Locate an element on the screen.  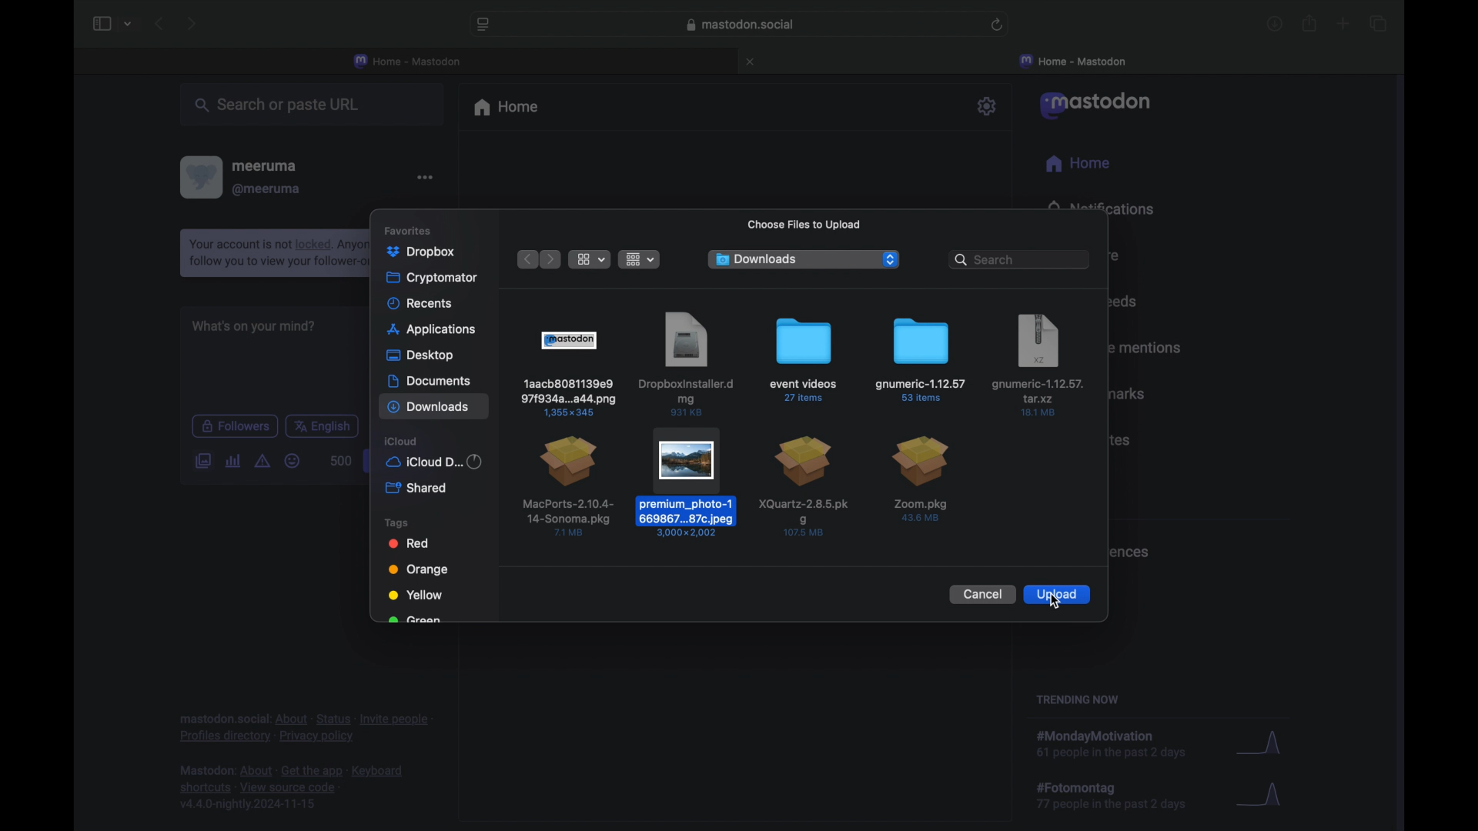
tab group picker is located at coordinates (130, 25).